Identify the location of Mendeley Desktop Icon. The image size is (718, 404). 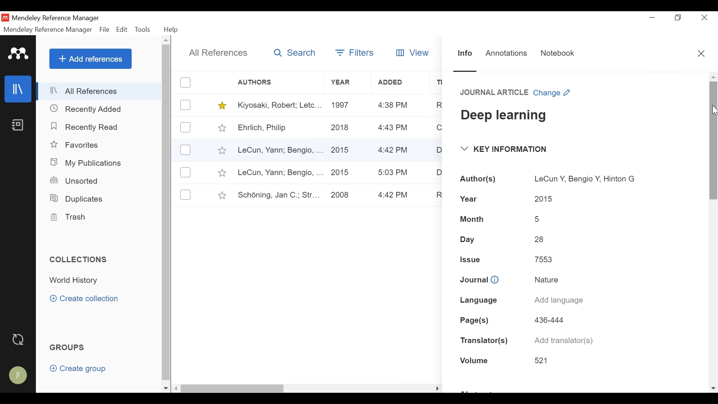
(6, 18).